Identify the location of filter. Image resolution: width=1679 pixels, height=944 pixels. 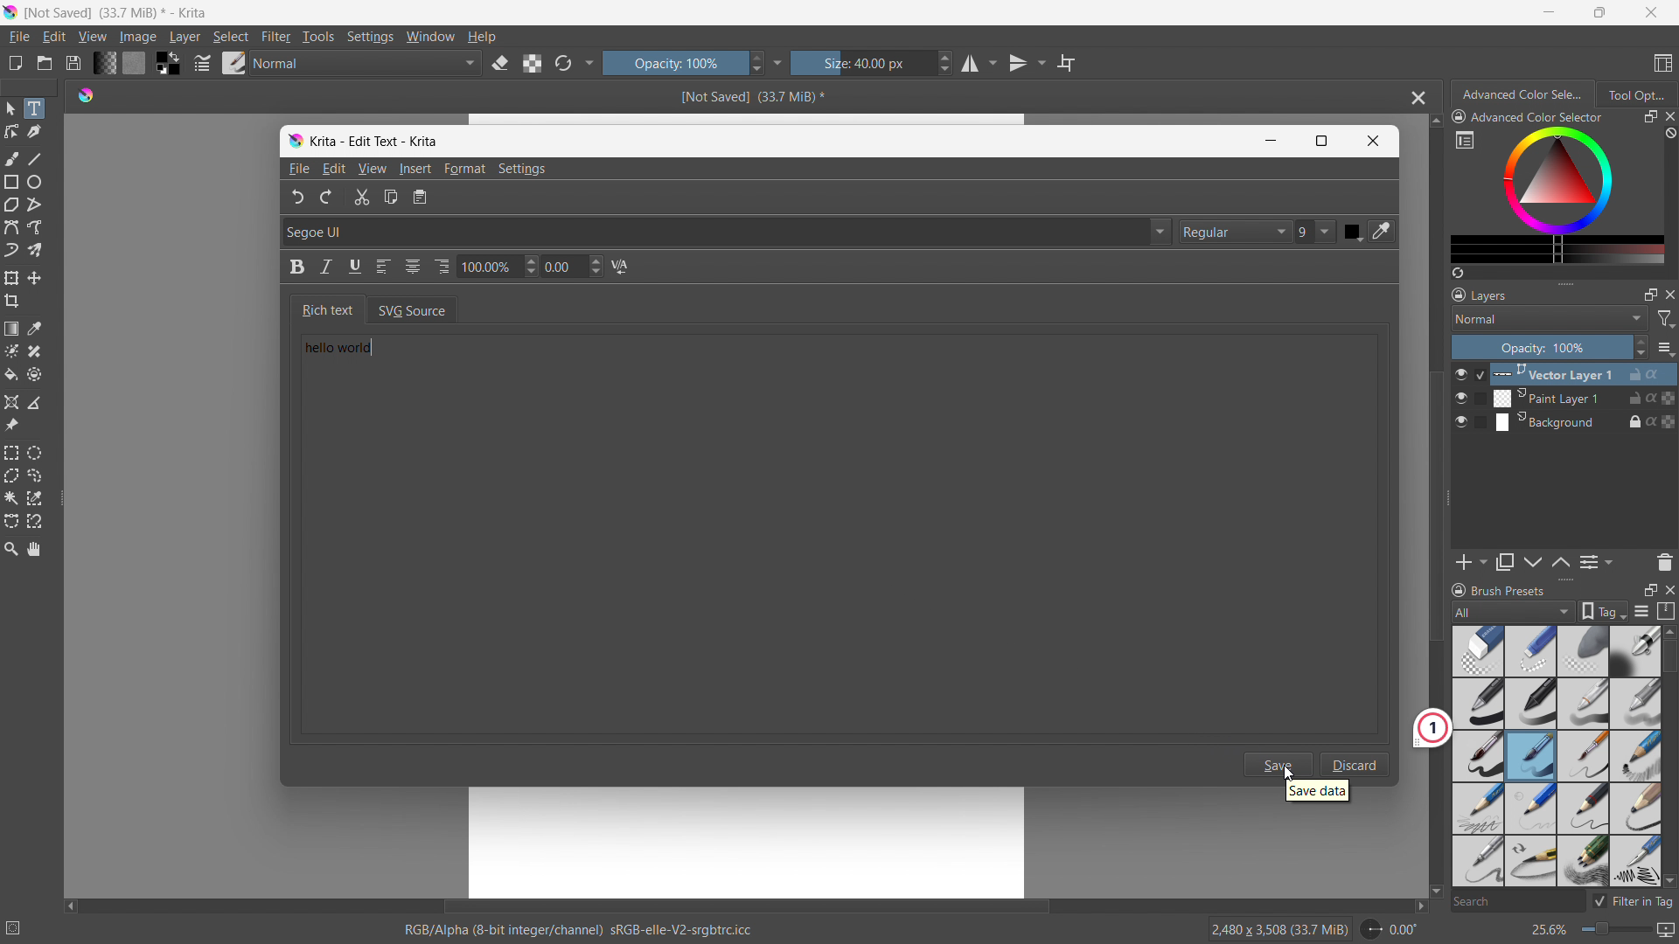
(1667, 319).